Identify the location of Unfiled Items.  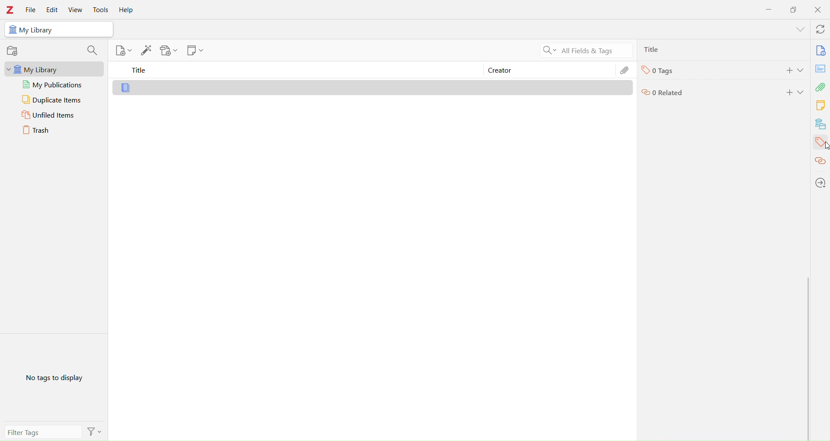
(50, 116).